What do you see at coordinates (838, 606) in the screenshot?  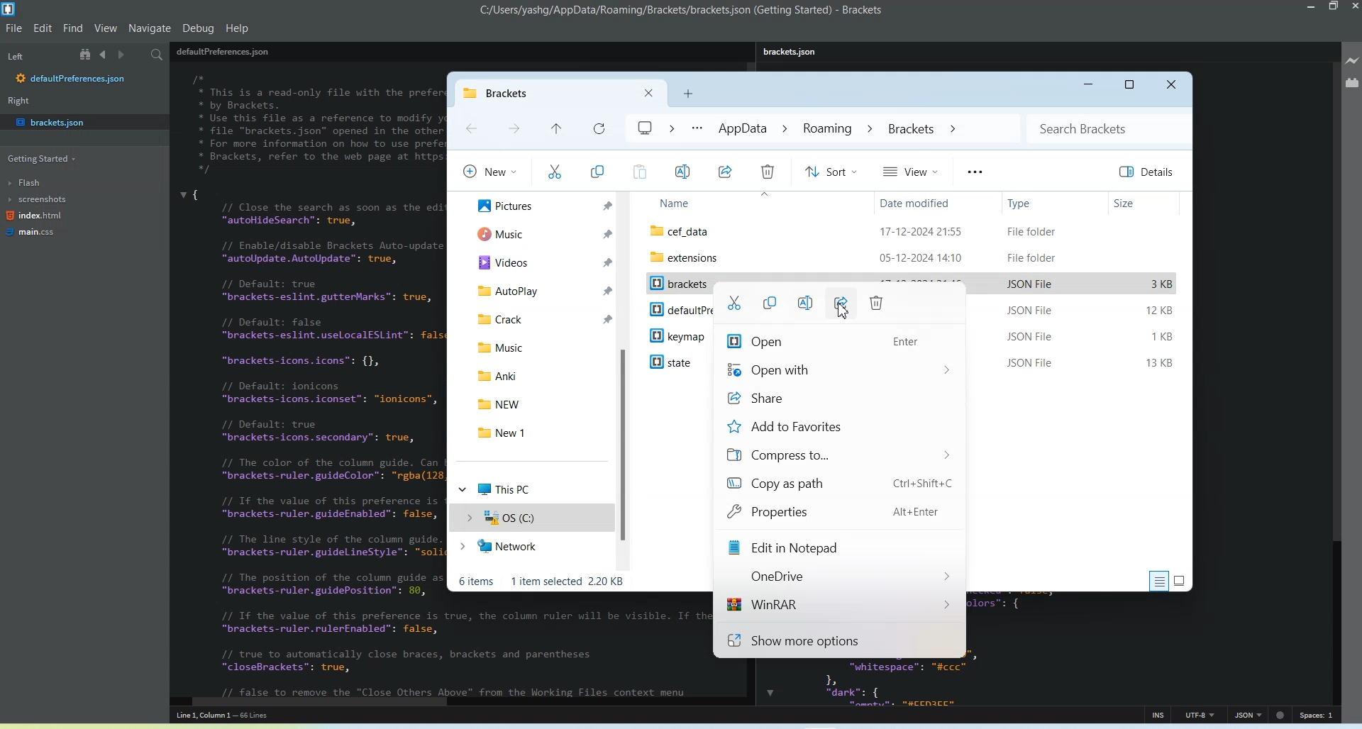 I see `WinRar` at bounding box center [838, 606].